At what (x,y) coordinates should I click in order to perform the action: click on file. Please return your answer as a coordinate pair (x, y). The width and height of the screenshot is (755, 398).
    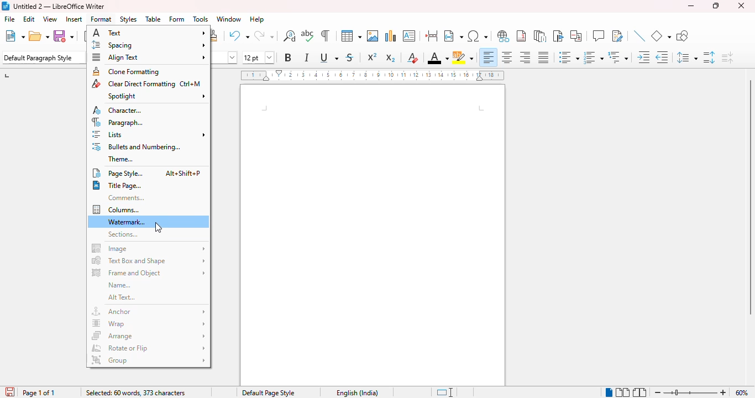
    Looking at the image, I should click on (11, 19).